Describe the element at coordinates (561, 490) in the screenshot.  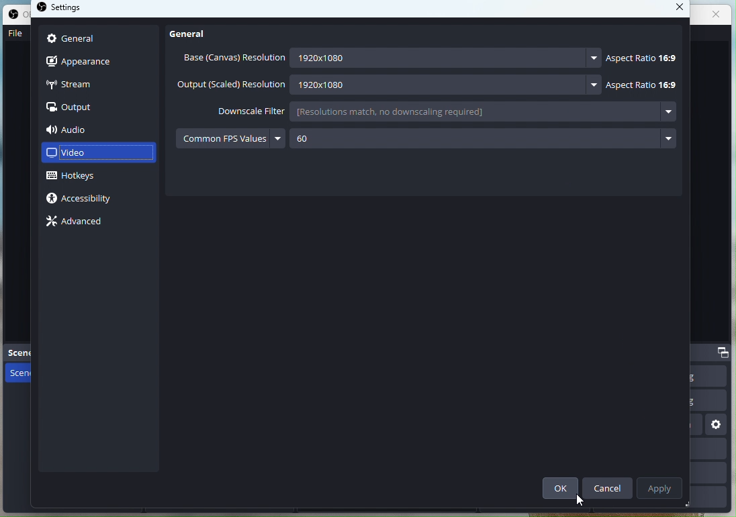
I see `ok` at that location.